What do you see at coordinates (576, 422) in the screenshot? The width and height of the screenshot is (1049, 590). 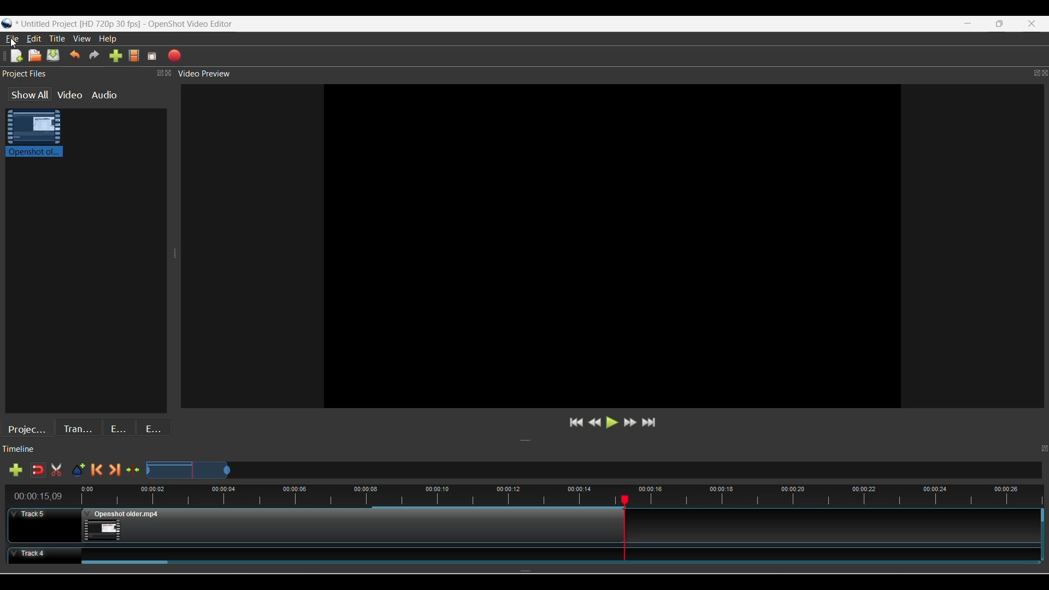 I see `Jump to start` at bounding box center [576, 422].